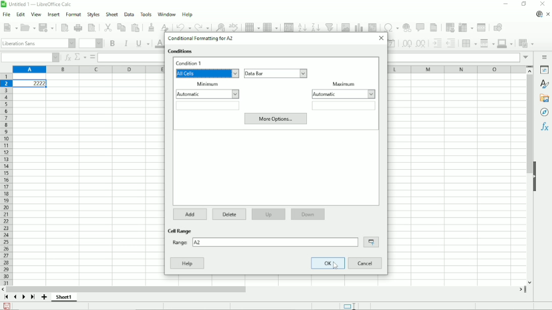 The height and width of the screenshot is (310, 552). I want to click on Maximum, so click(344, 83).